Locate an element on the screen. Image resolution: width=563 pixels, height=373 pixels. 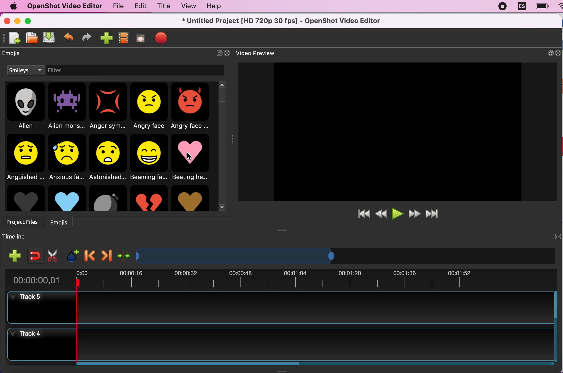
beaming is located at coordinates (150, 158).